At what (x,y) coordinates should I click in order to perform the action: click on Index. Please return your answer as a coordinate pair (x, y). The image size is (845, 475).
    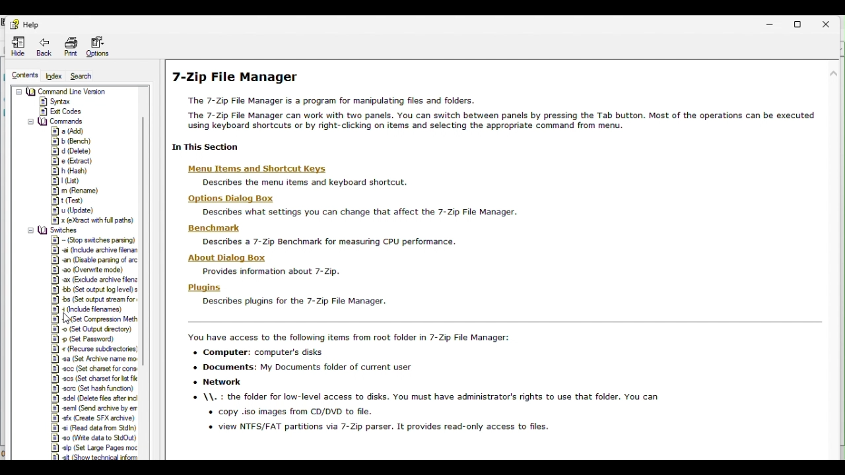
    Looking at the image, I should click on (55, 73).